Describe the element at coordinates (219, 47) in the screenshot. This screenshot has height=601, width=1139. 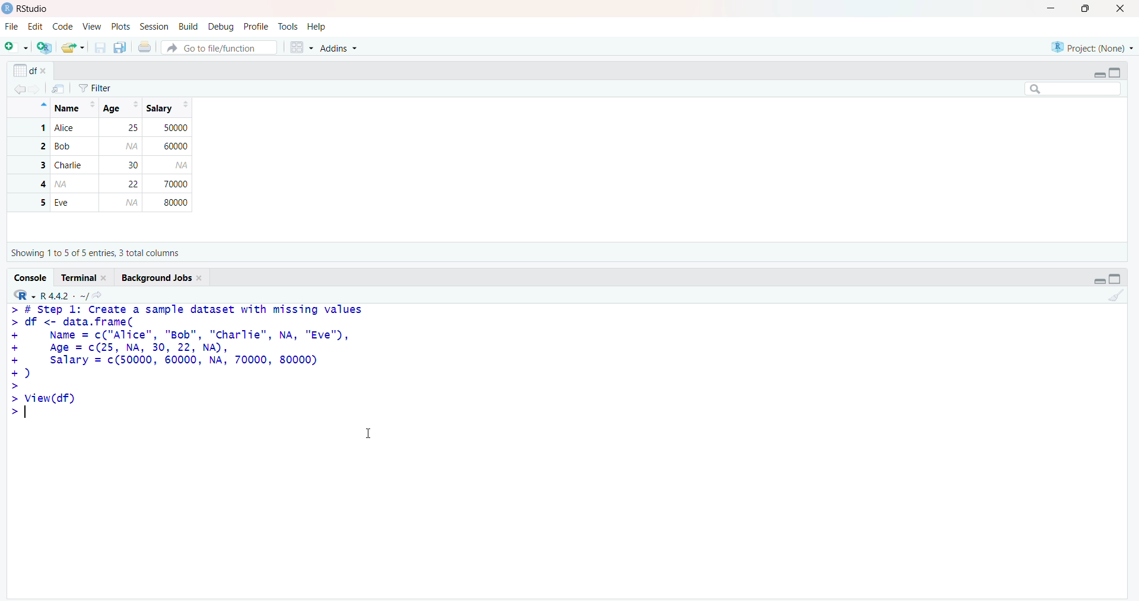
I see `Go to file/function` at that location.